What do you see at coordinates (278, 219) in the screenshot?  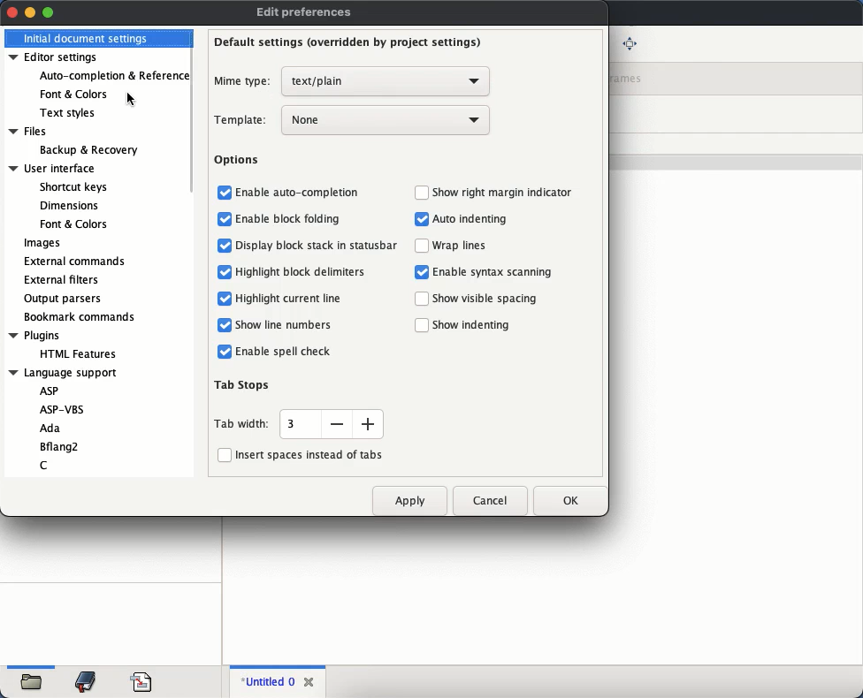 I see `enable block folding` at bounding box center [278, 219].